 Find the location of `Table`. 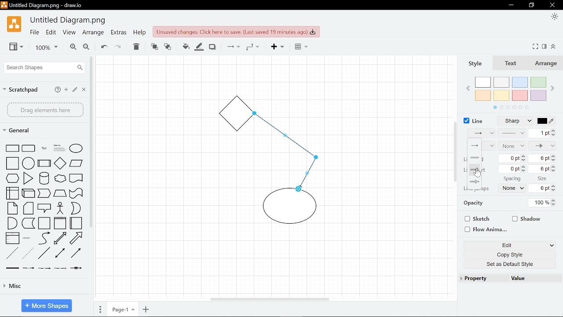

Table is located at coordinates (299, 48).